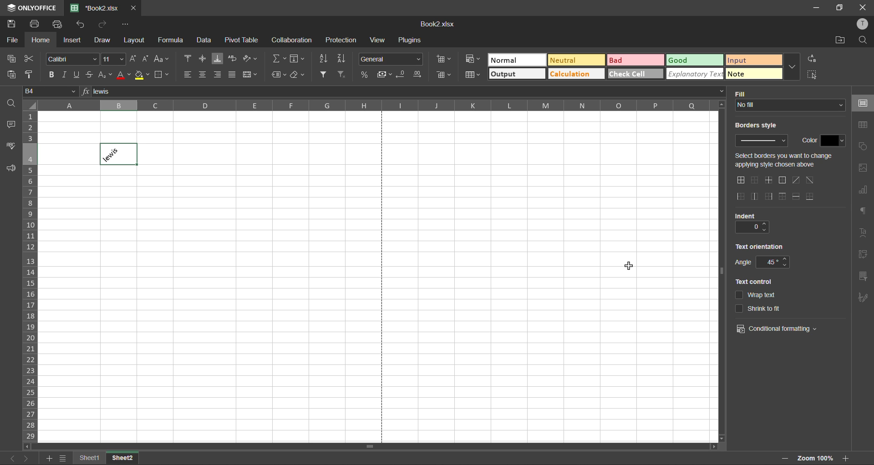 The height and width of the screenshot is (465, 874). I want to click on increase indent, so click(767, 222).